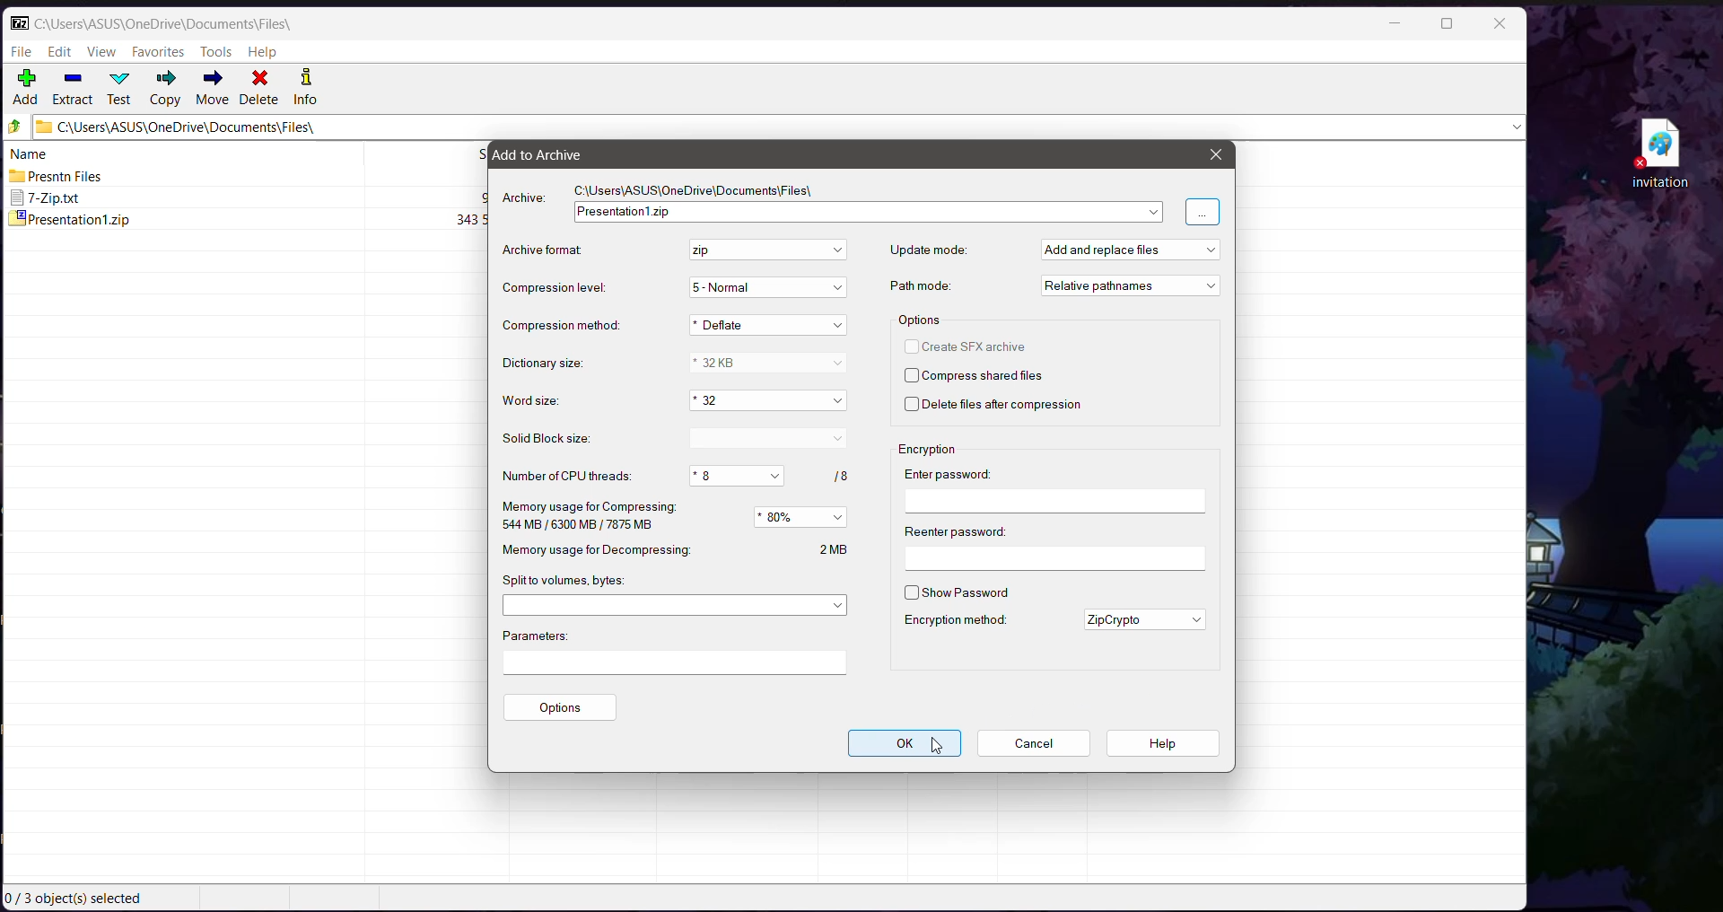 The image size is (1723, 912). What do you see at coordinates (867, 212) in the screenshot?
I see `Archive Folder Name` at bounding box center [867, 212].